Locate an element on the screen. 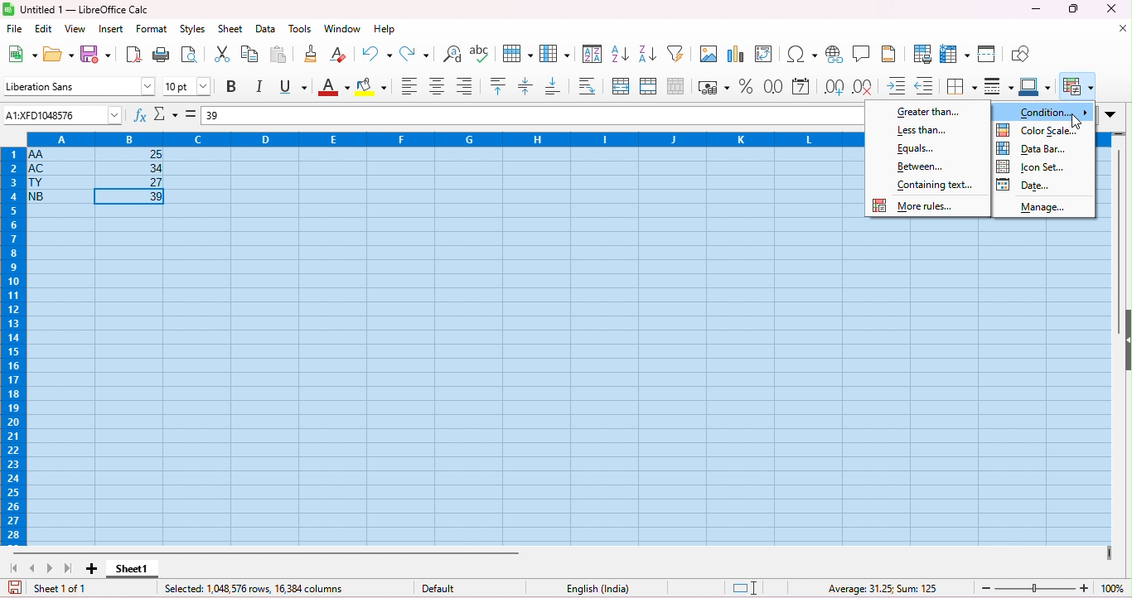 The height and width of the screenshot is (598, 1132). border style is located at coordinates (999, 85).